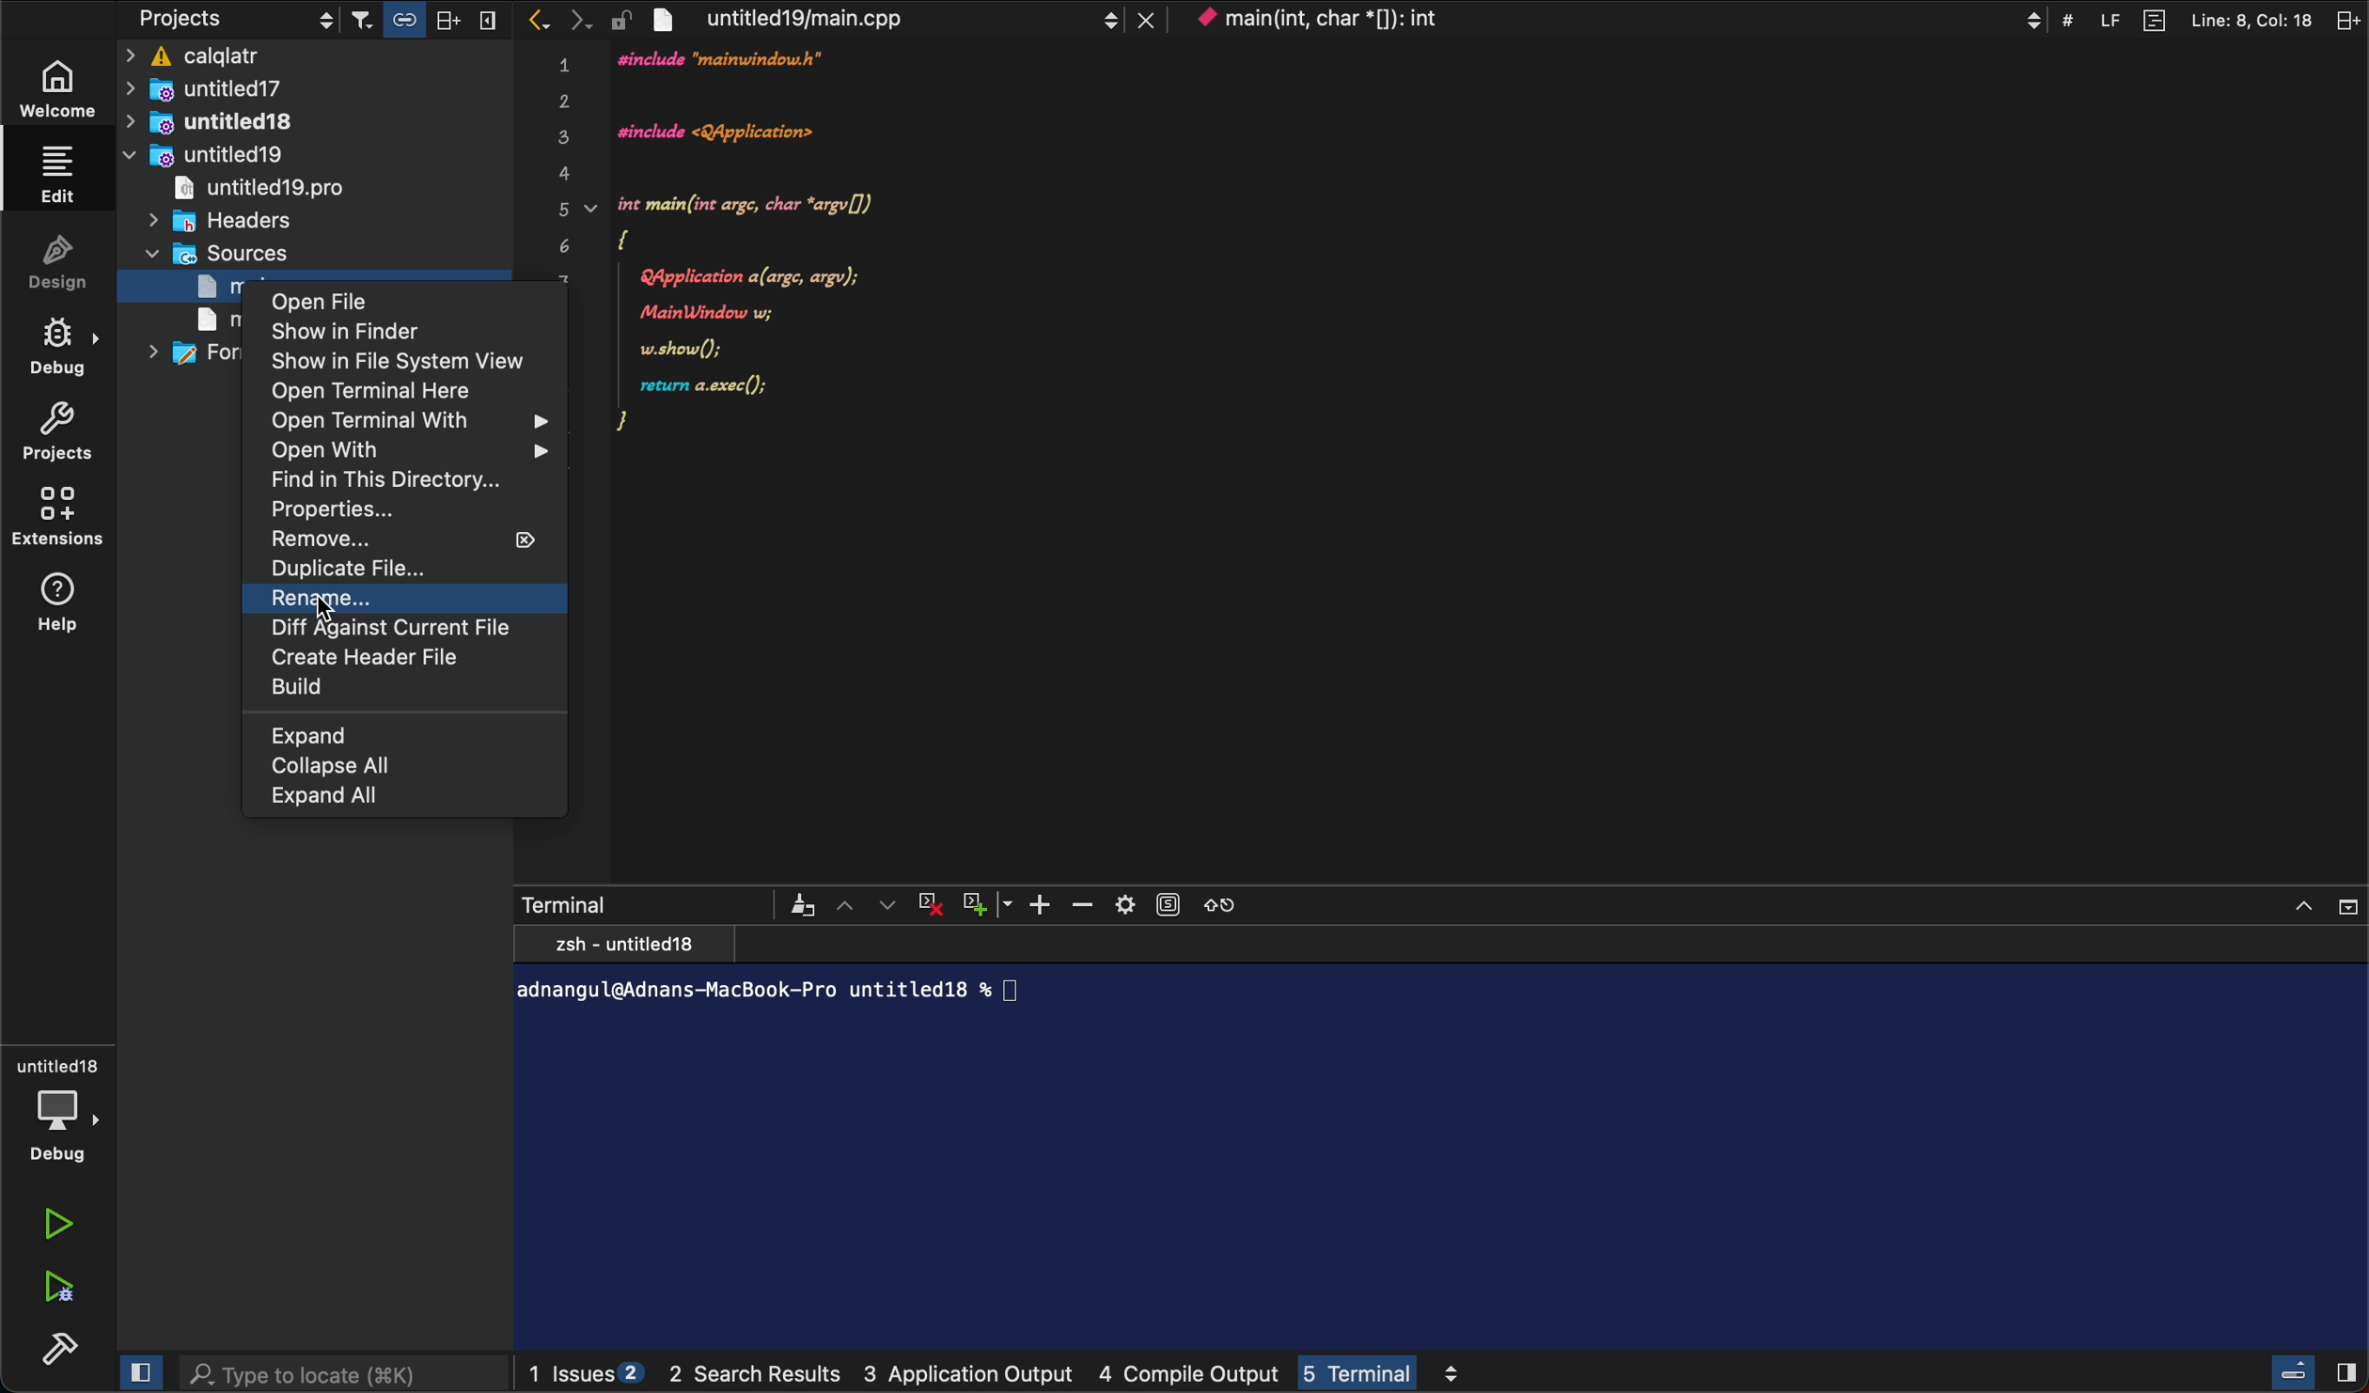 This screenshot has width=2369, height=1393. What do you see at coordinates (792, 264) in the screenshot?
I see `code` at bounding box center [792, 264].